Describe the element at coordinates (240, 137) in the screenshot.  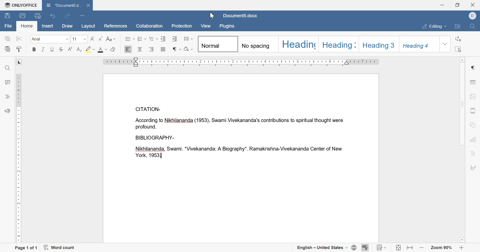
I see `According to Nikhilananda(1953), Swami Vivekananda's contributions to spiritual thought were profound` at that location.